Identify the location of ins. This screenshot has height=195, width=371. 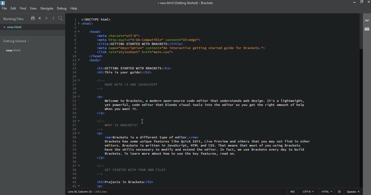
(291, 191).